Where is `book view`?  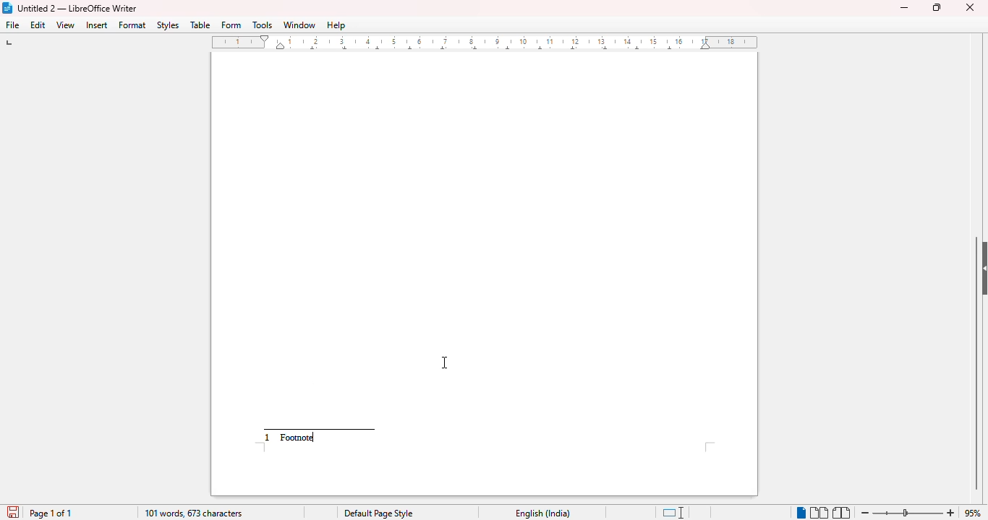
book view is located at coordinates (840, 512).